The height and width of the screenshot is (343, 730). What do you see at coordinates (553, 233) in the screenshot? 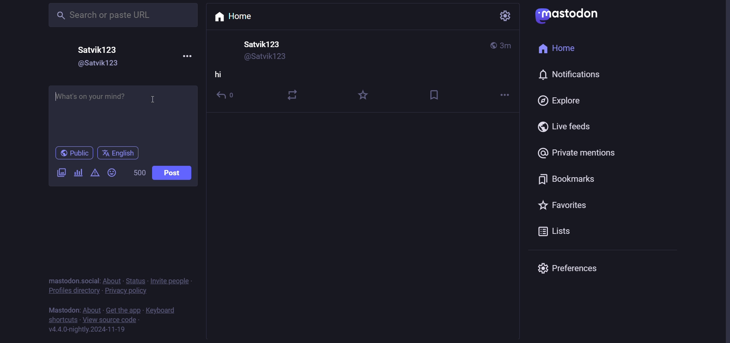
I see `lists` at bounding box center [553, 233].